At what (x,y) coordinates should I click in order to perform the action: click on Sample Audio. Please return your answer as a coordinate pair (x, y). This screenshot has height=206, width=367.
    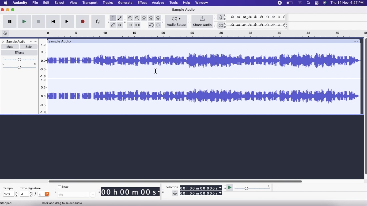
    Looking at the image, I should click on (61, 41).